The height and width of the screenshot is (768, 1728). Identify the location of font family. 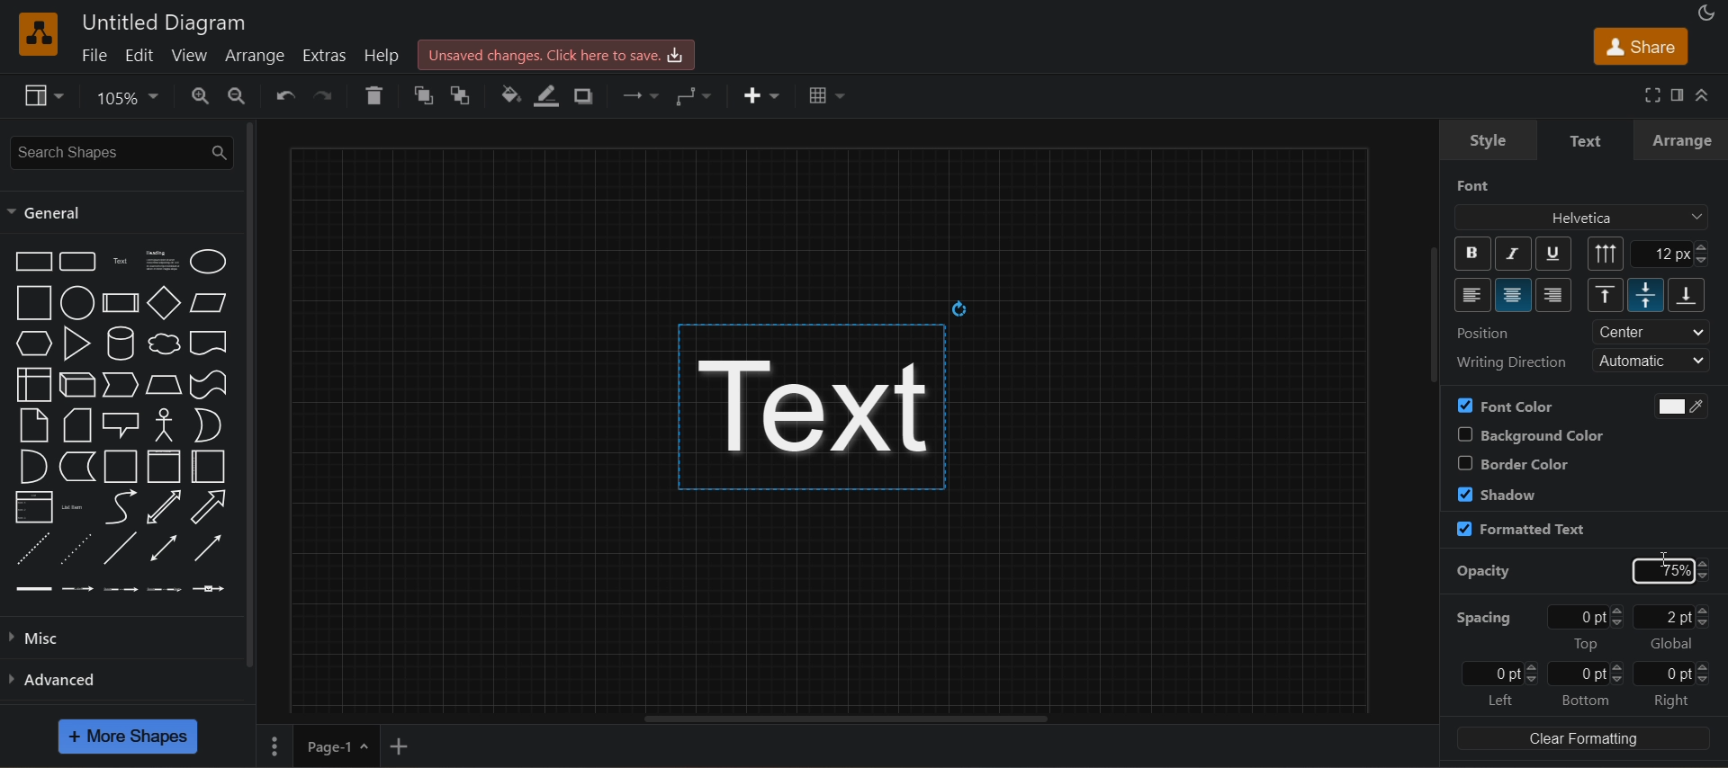
(1584, 218).